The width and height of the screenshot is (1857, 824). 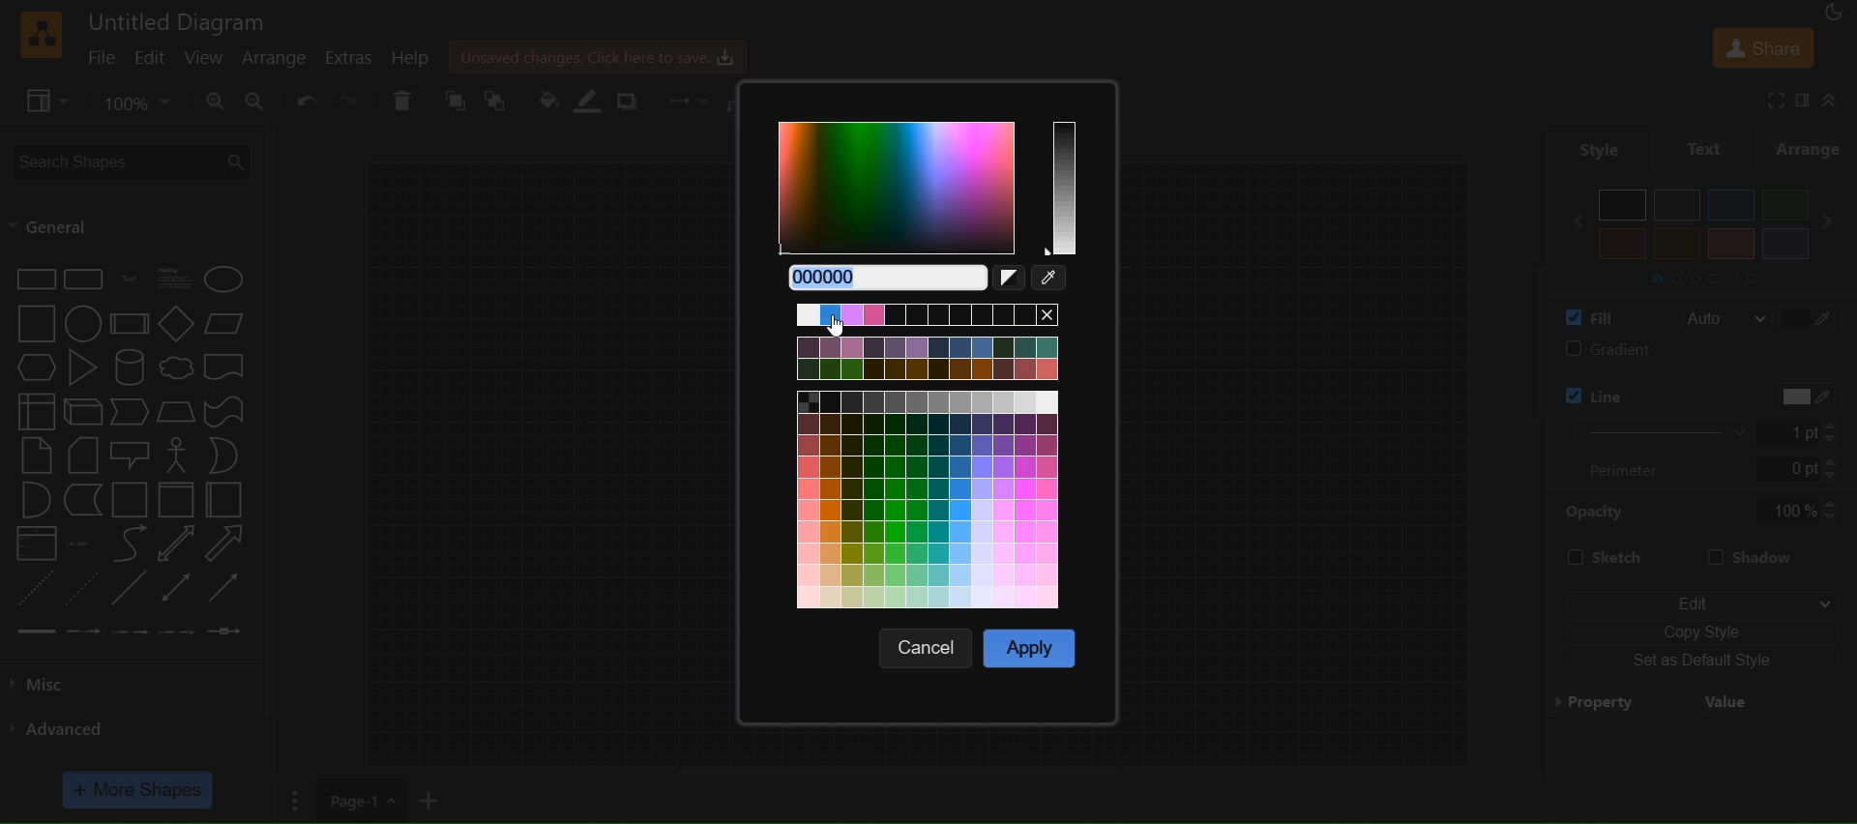 I want to click on connection, so click(x=682, y=97).